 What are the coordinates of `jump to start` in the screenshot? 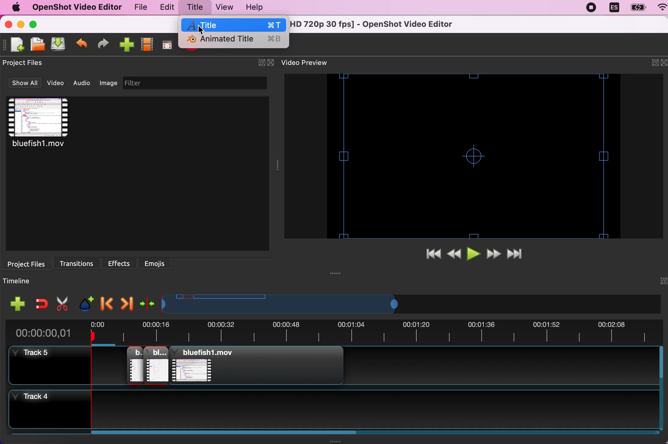 It's located at (433, 255).